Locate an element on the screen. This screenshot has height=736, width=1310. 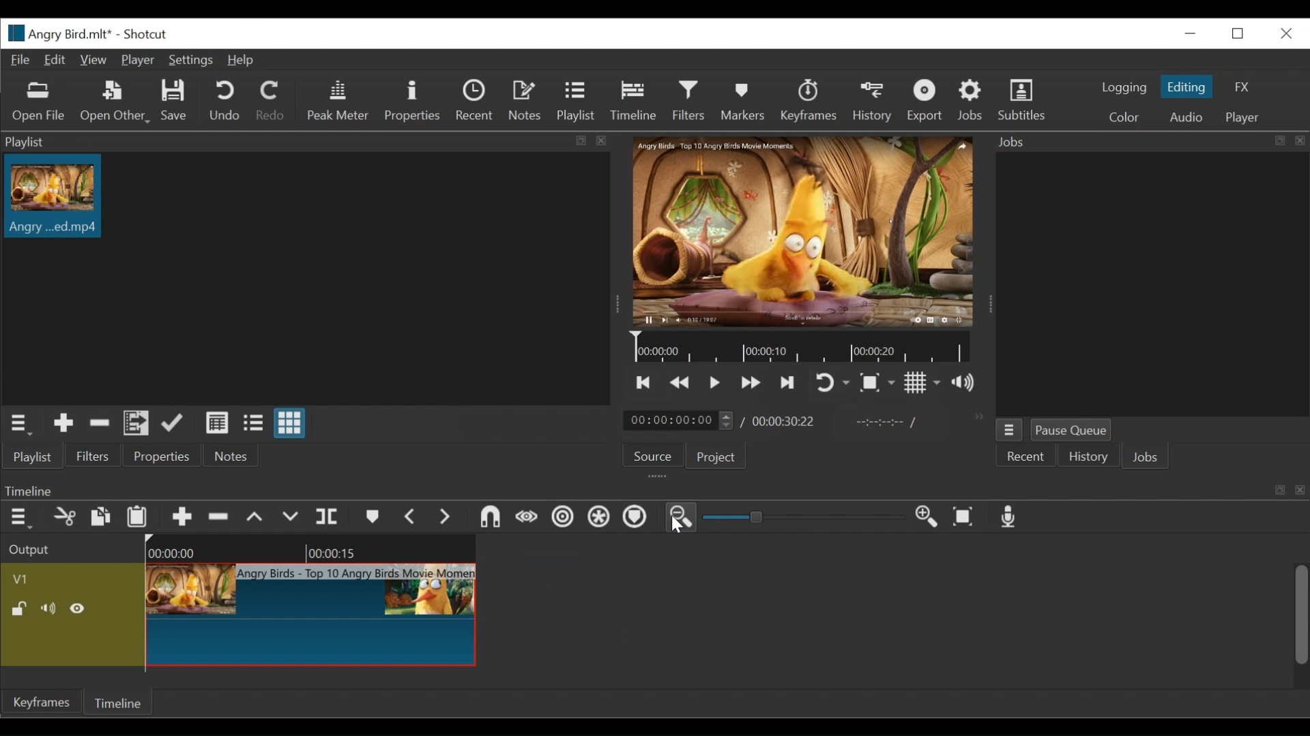
Sow volume control is located at coordinates (963, 382).